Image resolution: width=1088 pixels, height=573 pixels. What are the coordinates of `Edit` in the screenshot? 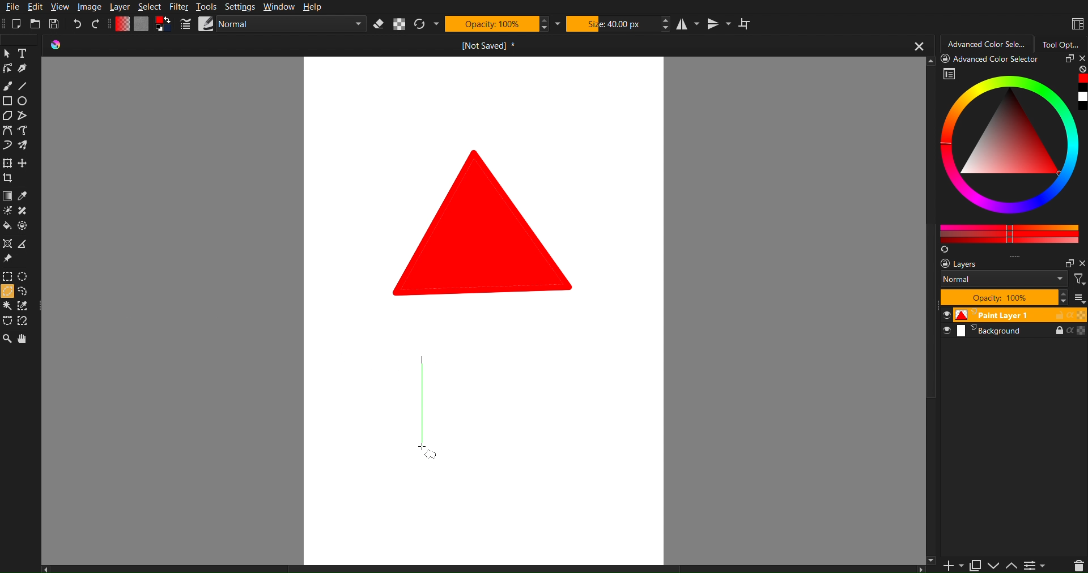 It's located at (37, 7).